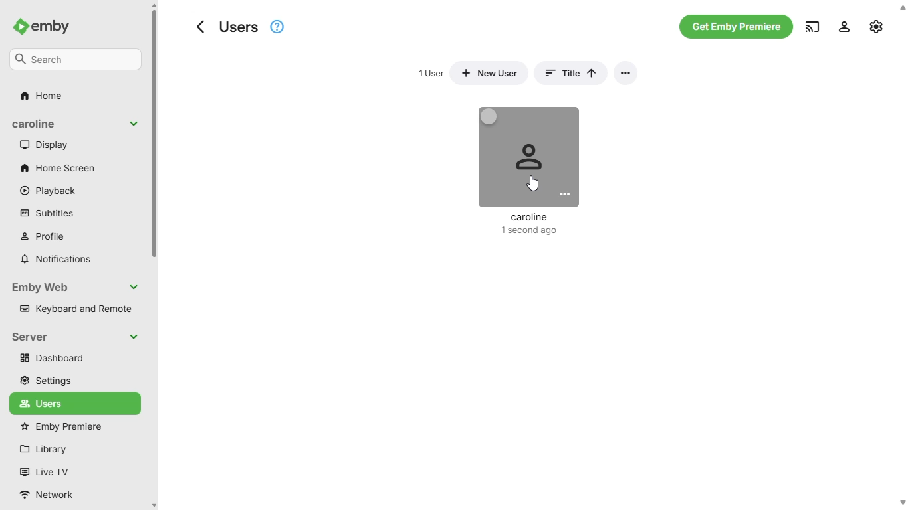 This screenshot has width=908, height=510. What do you see at coordinates (47, 97) in the screenshot?
I see `home` at bounding box center [47, 97].